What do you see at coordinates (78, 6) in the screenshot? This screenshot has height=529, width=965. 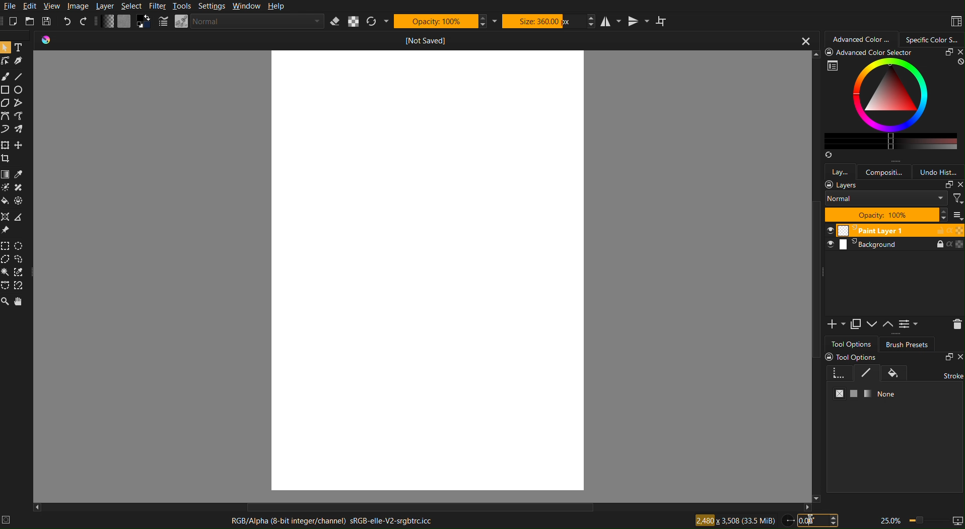 I see `Image` at bounding box center [78, 6].